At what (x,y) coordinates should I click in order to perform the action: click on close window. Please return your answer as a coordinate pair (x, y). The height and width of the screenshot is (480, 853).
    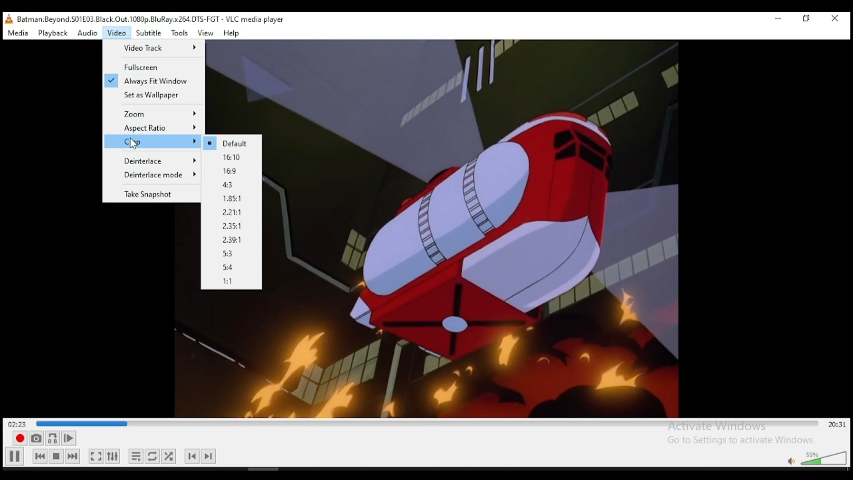
    Looking at the image, I should click on (837, 22).